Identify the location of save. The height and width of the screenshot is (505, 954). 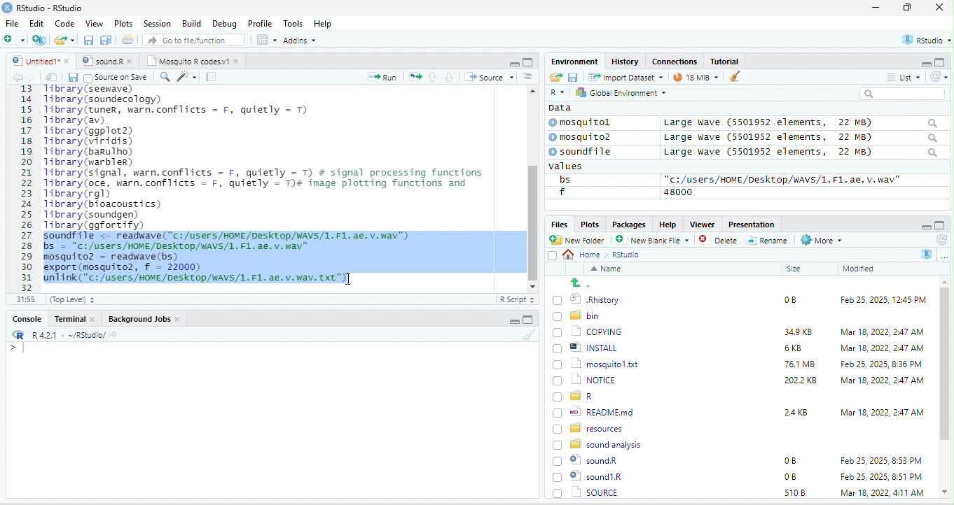
(90, 41).